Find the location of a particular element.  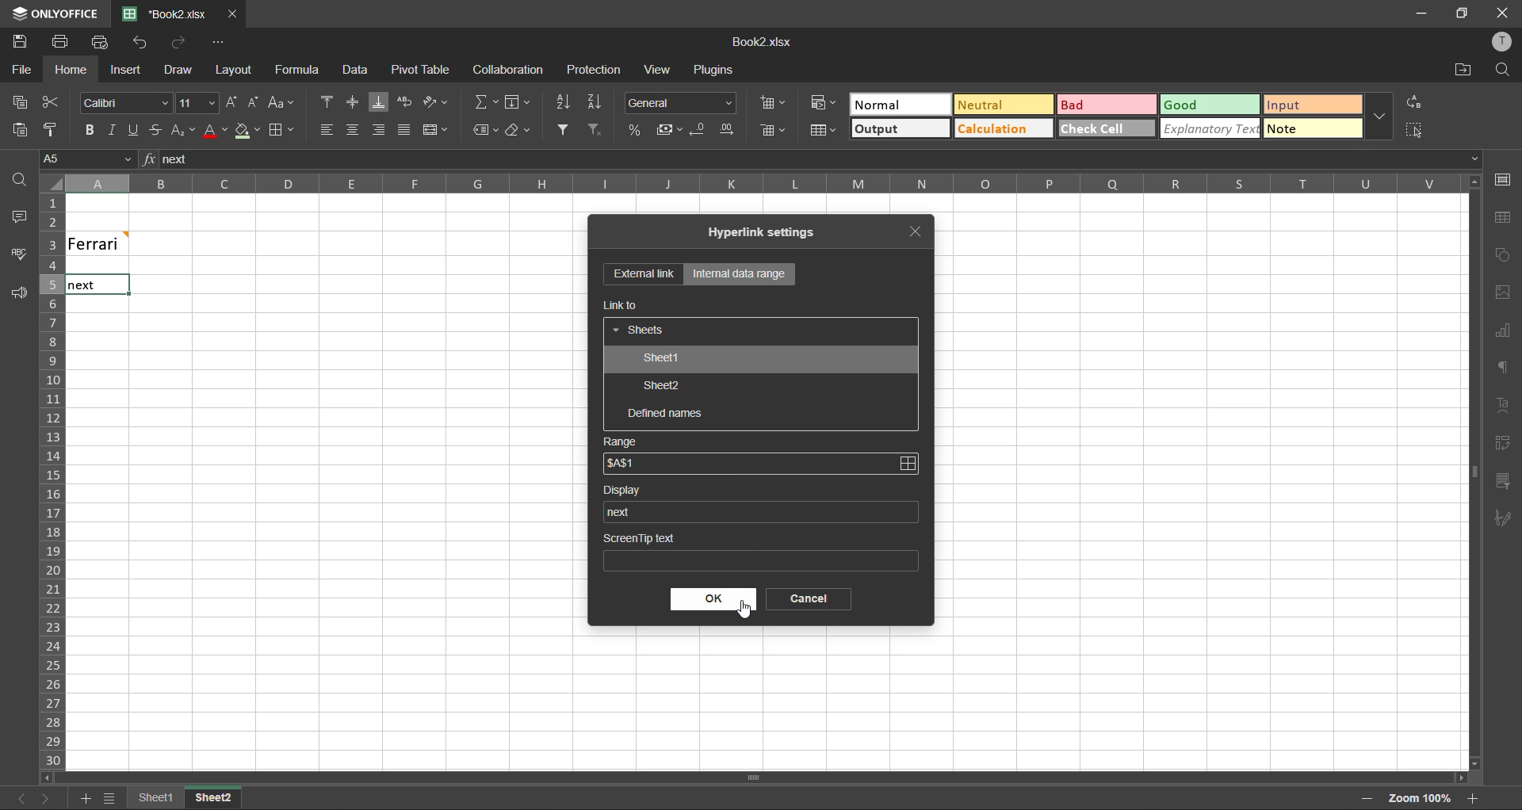

align left is located at coordinates (326, 128).